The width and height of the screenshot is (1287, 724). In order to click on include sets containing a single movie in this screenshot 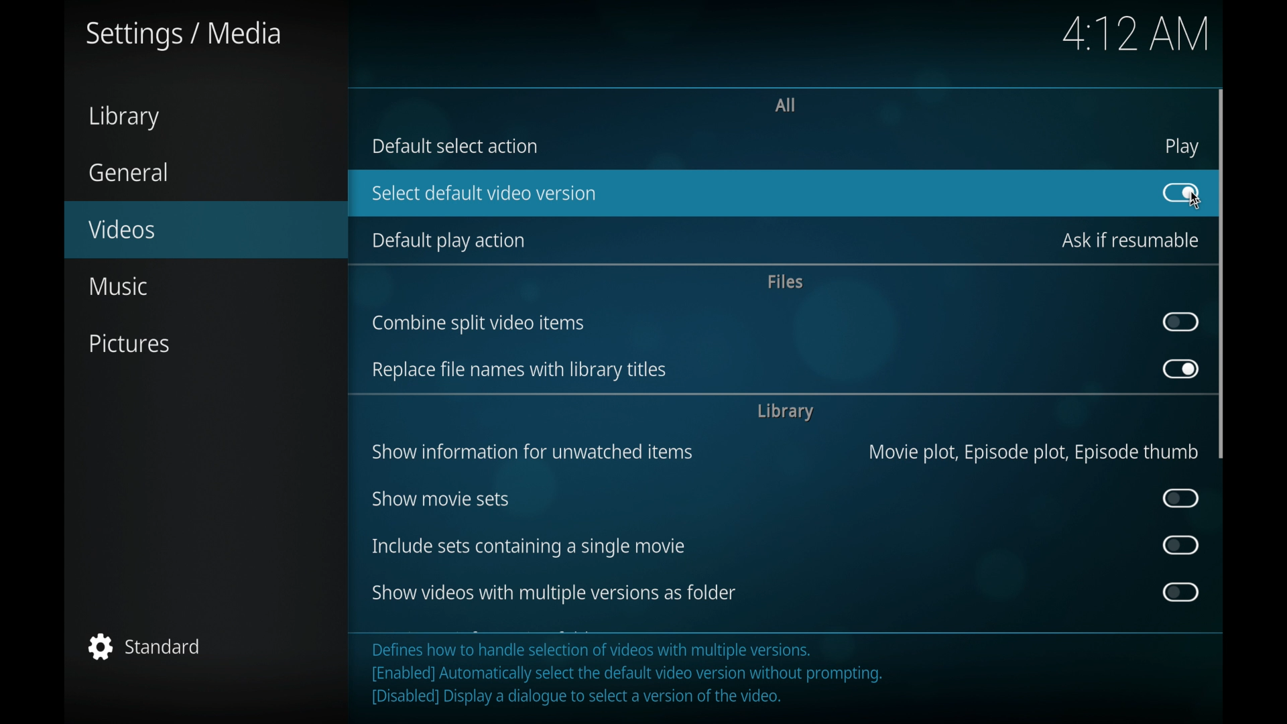, I will do `click(528, 547)`.